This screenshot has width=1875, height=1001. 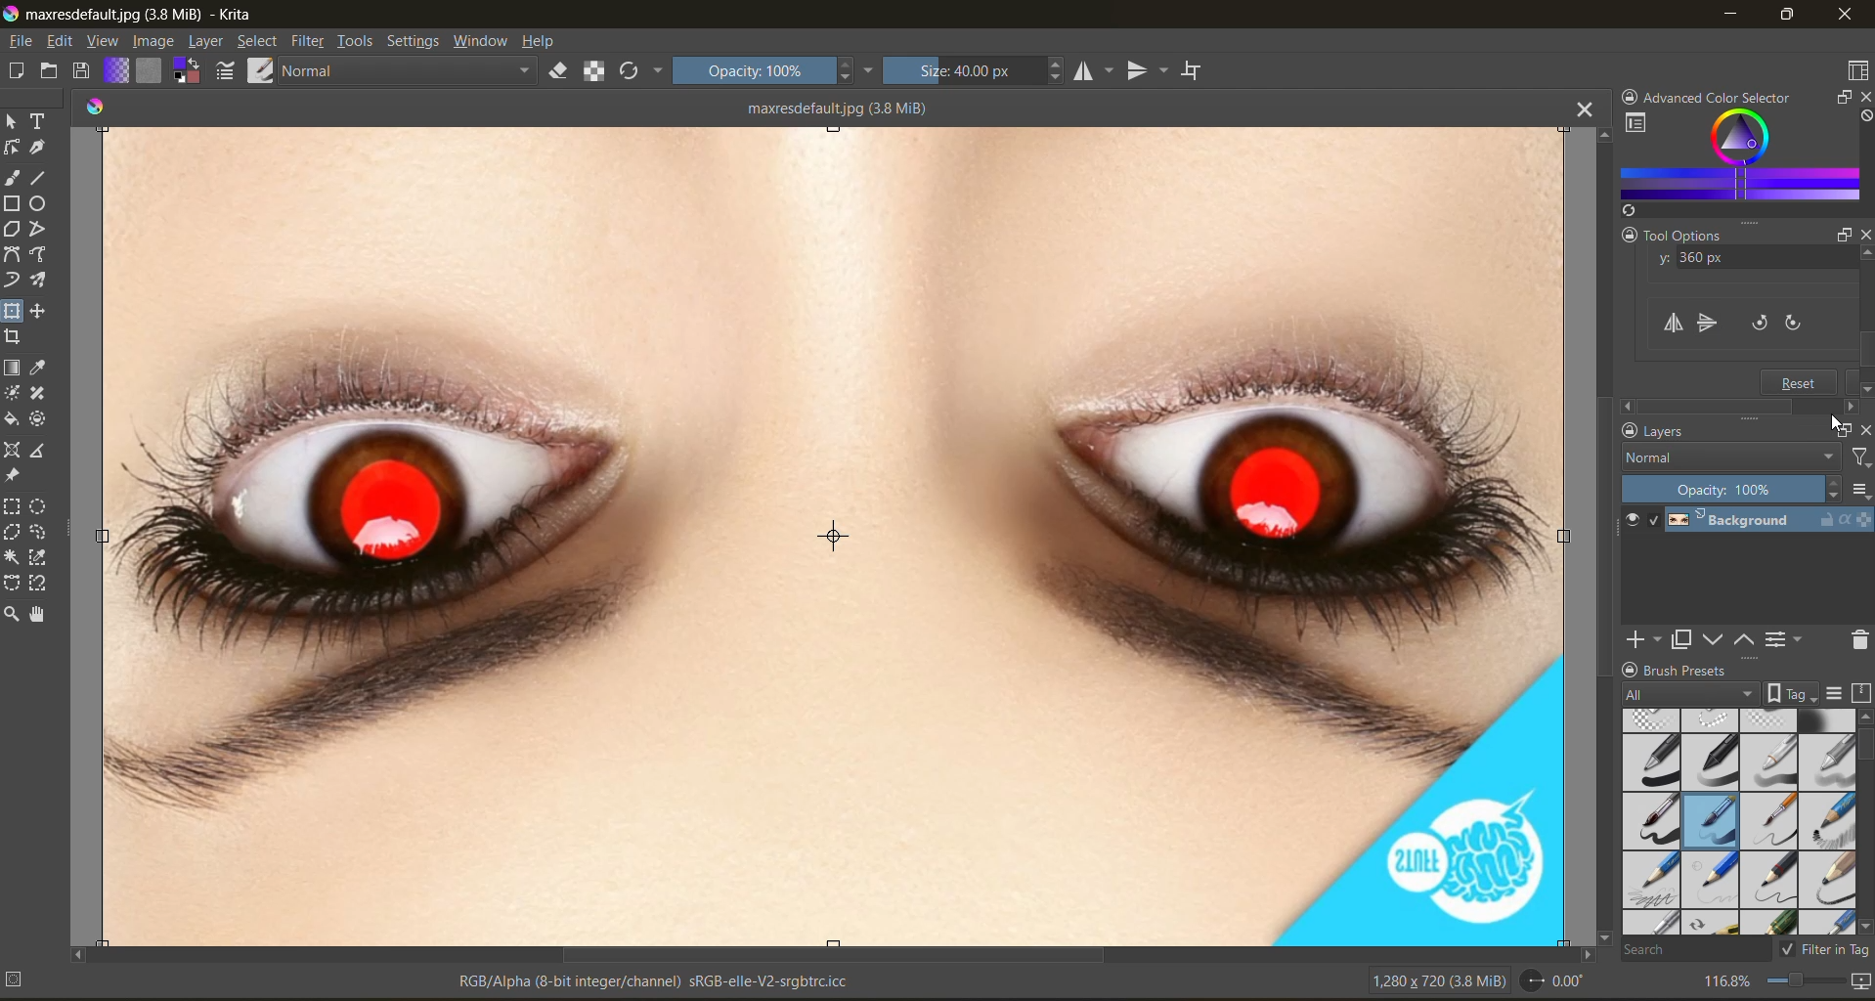 I want to click on duplicate layer or mask, so click(x=1685, y=639).